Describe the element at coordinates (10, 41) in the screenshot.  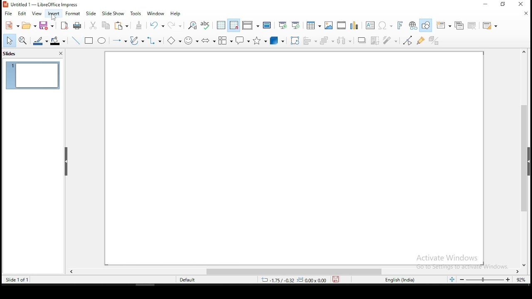
I see `select tool` at that location.